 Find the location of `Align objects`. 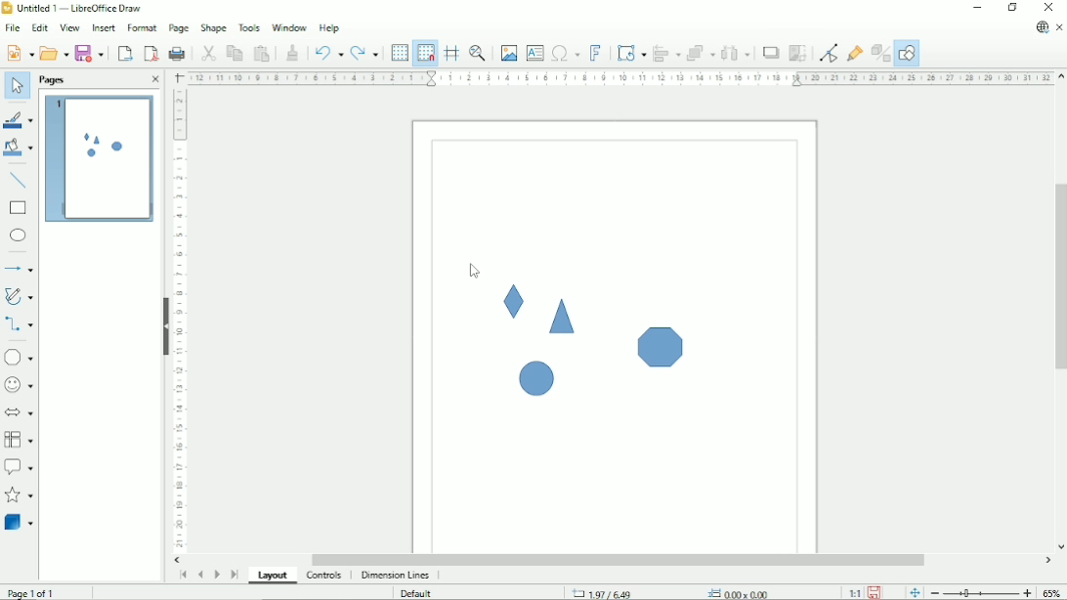

Align objects is located at coordinates (665, 53).